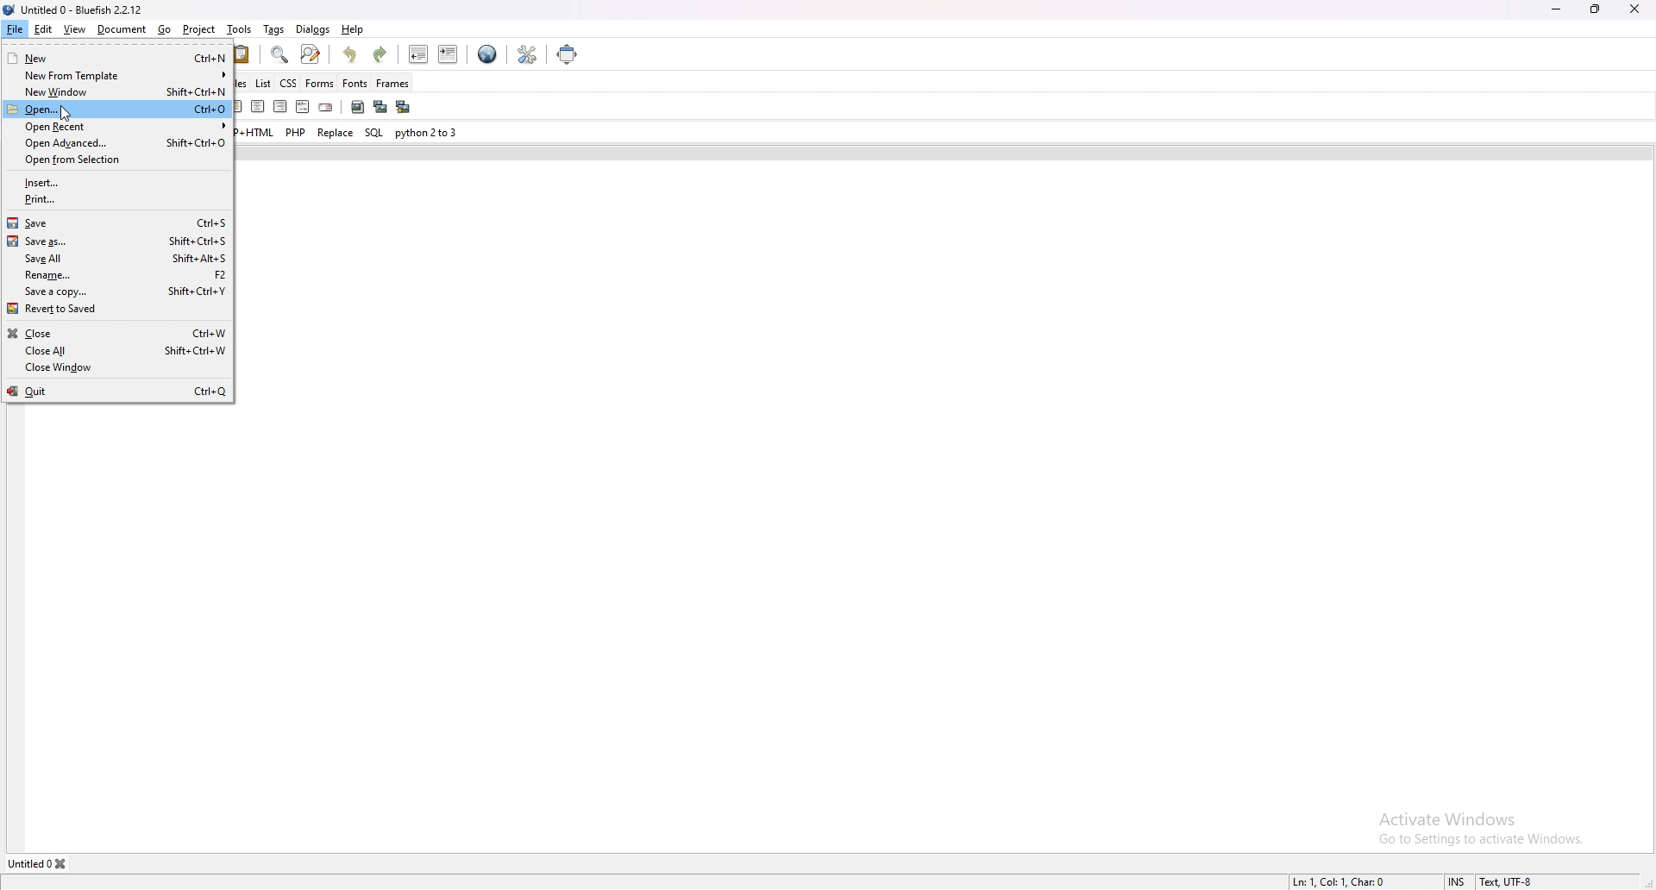 The height and width of the screenshot is (890, 1656). What do you see at coordinates (449, 53) in the screenshot?
I see `indent` at bounding box center [449, 53].